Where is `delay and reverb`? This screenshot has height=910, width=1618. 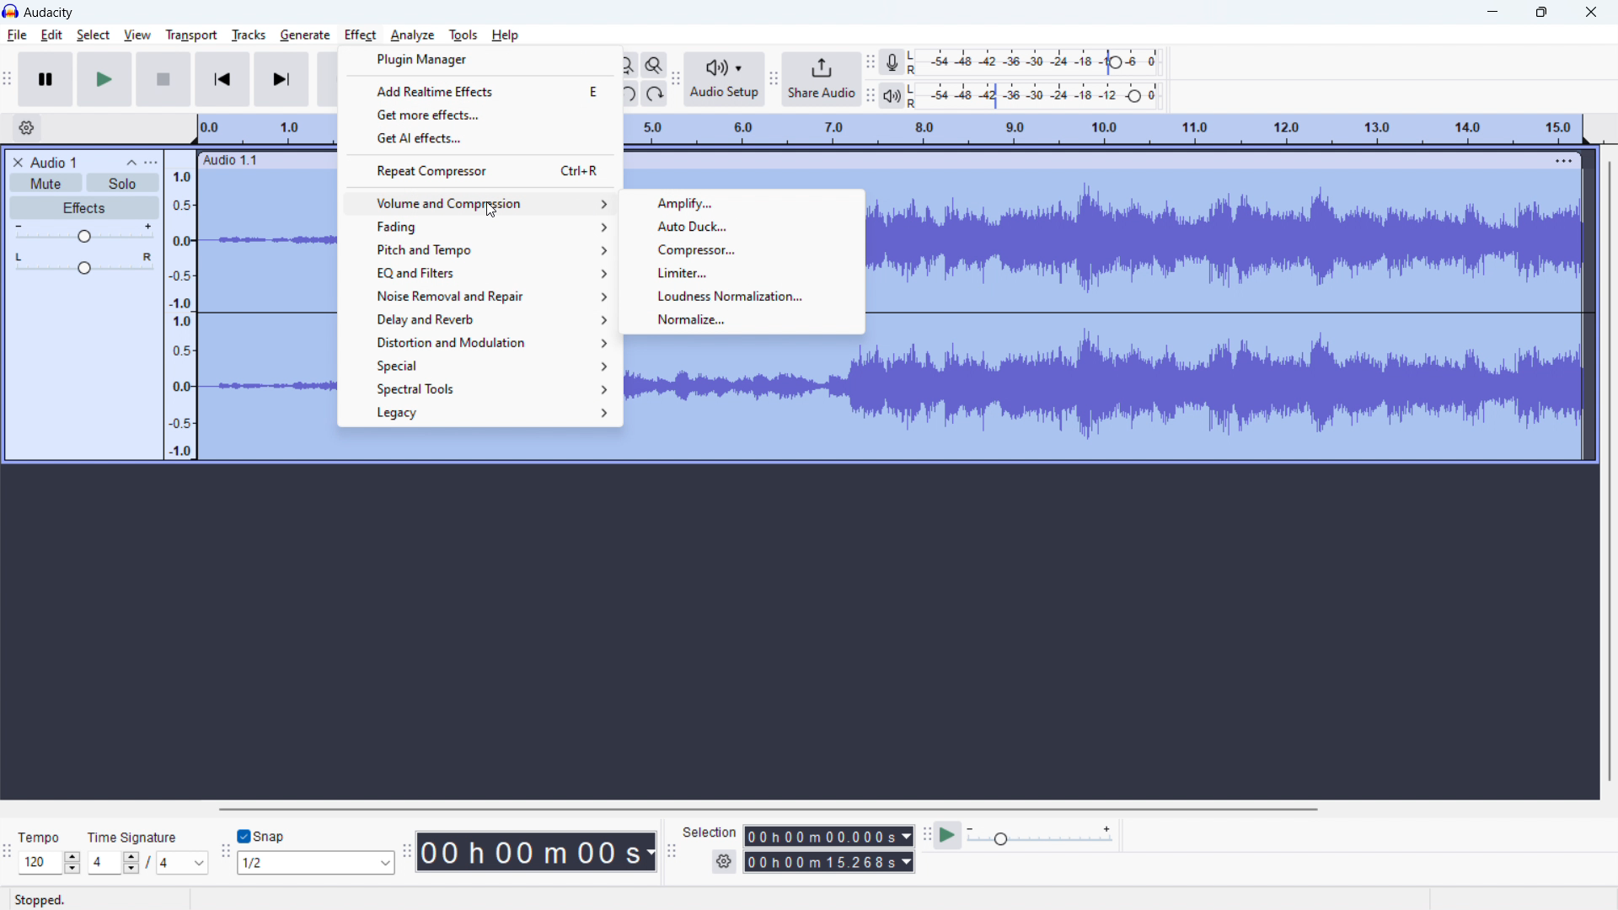
delay and reverb is located at coordinates (477, 318).